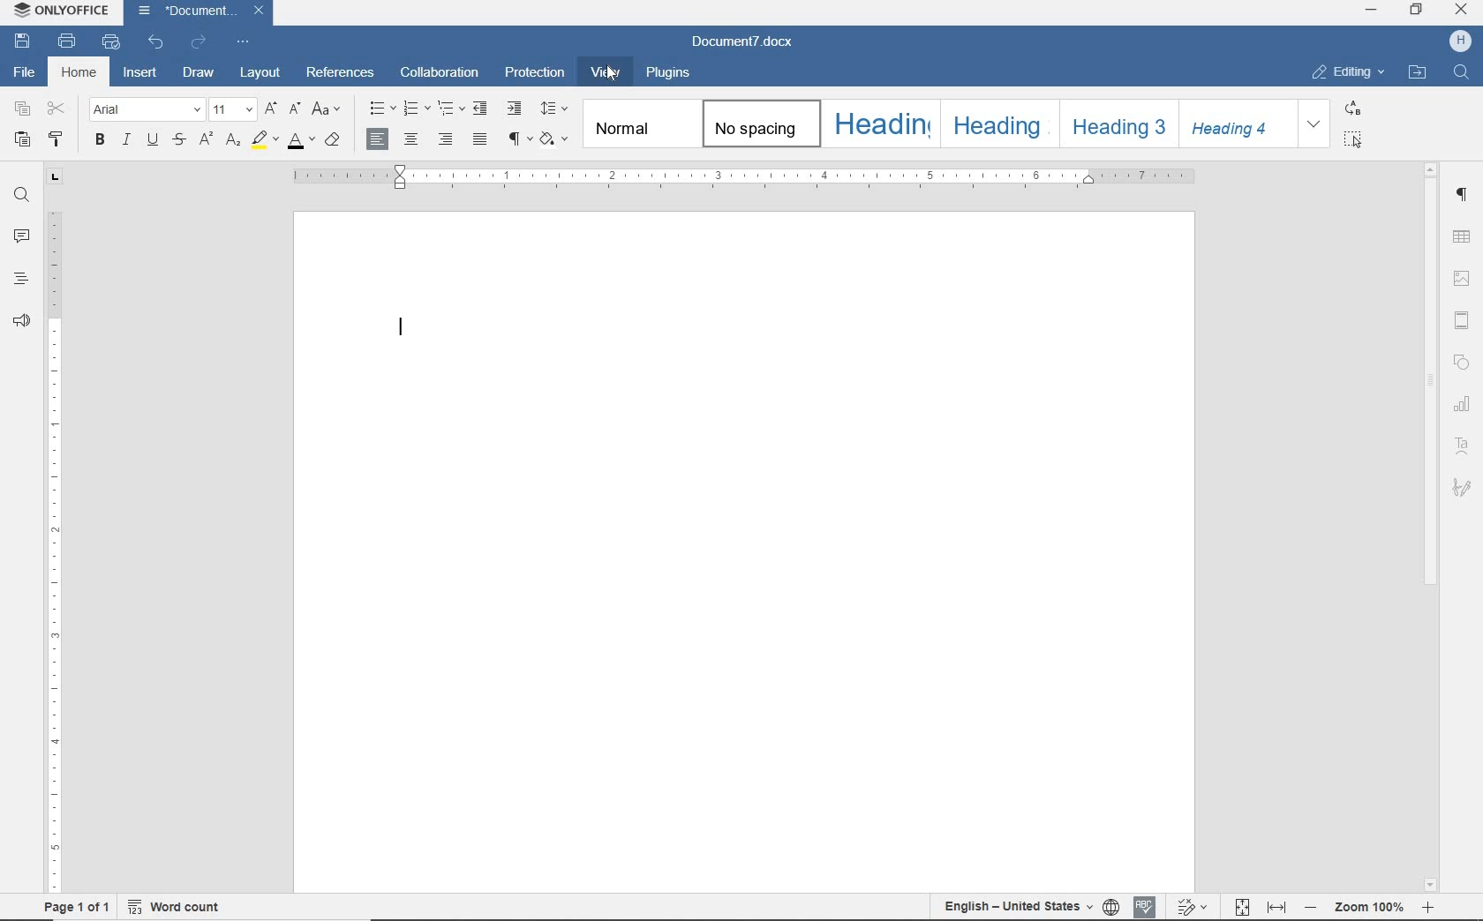  Describe the element at coordinates (1463, 487) in the screenshot. I see `SIGNATURE` at that location.